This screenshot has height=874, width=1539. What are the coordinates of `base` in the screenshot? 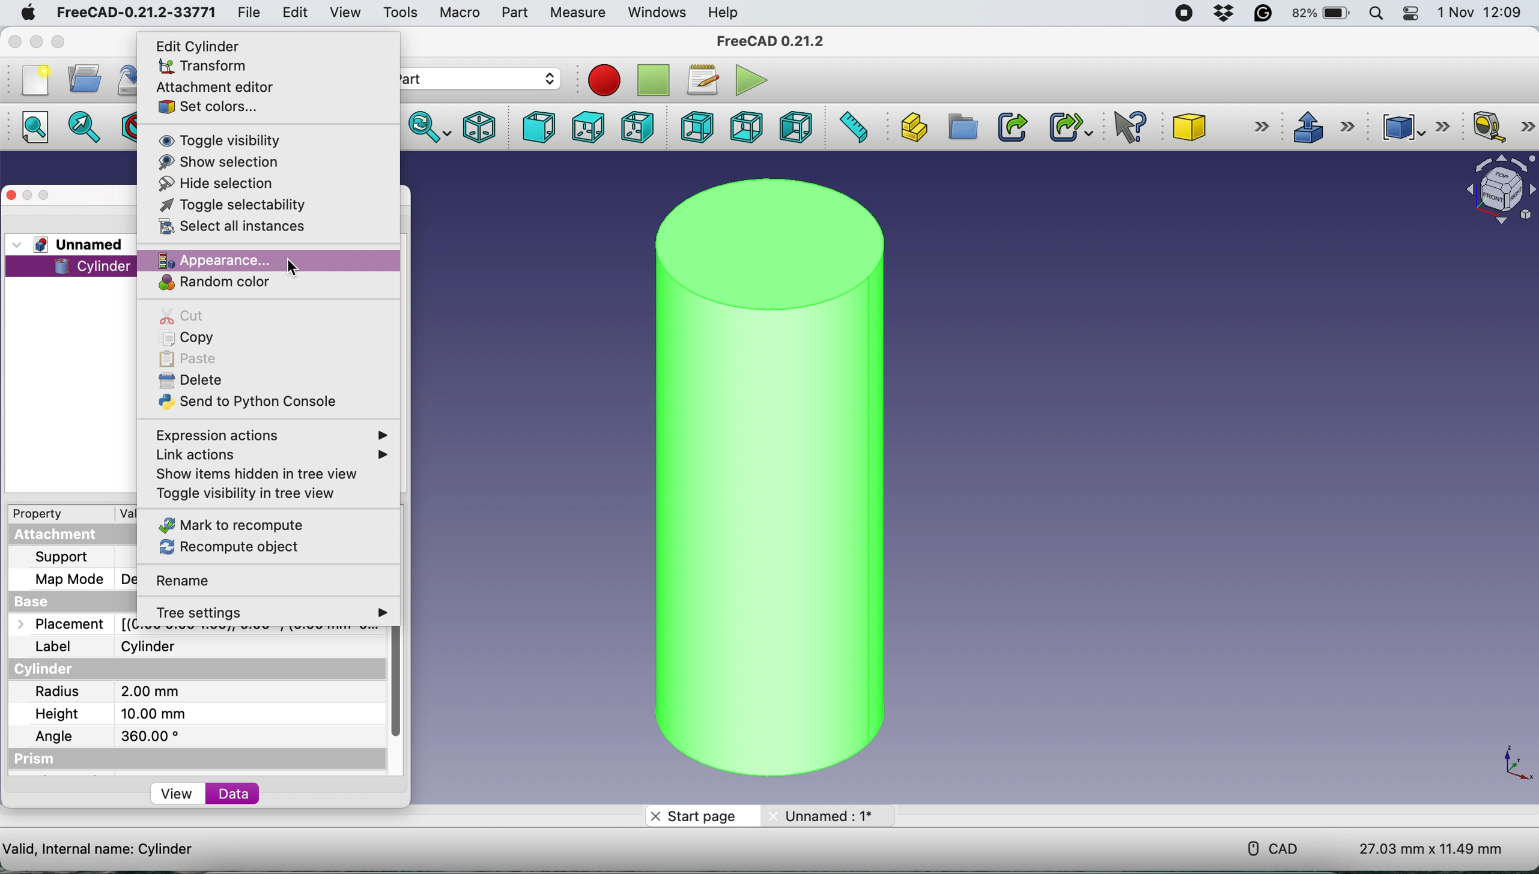 It's located at (31, 601).